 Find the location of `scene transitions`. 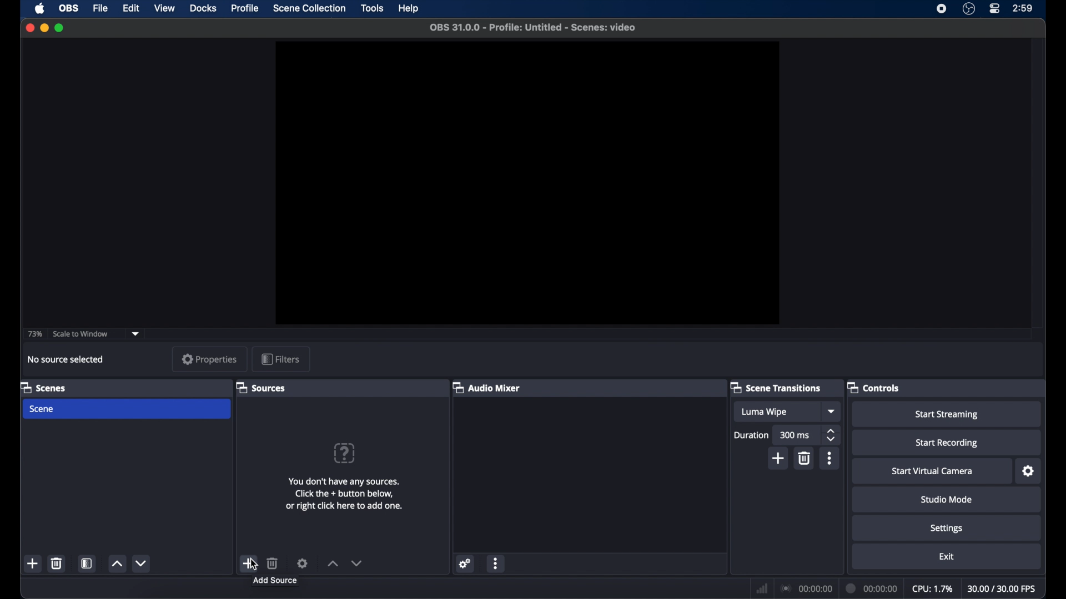

scene transitions is located at coordinates (776, 387).